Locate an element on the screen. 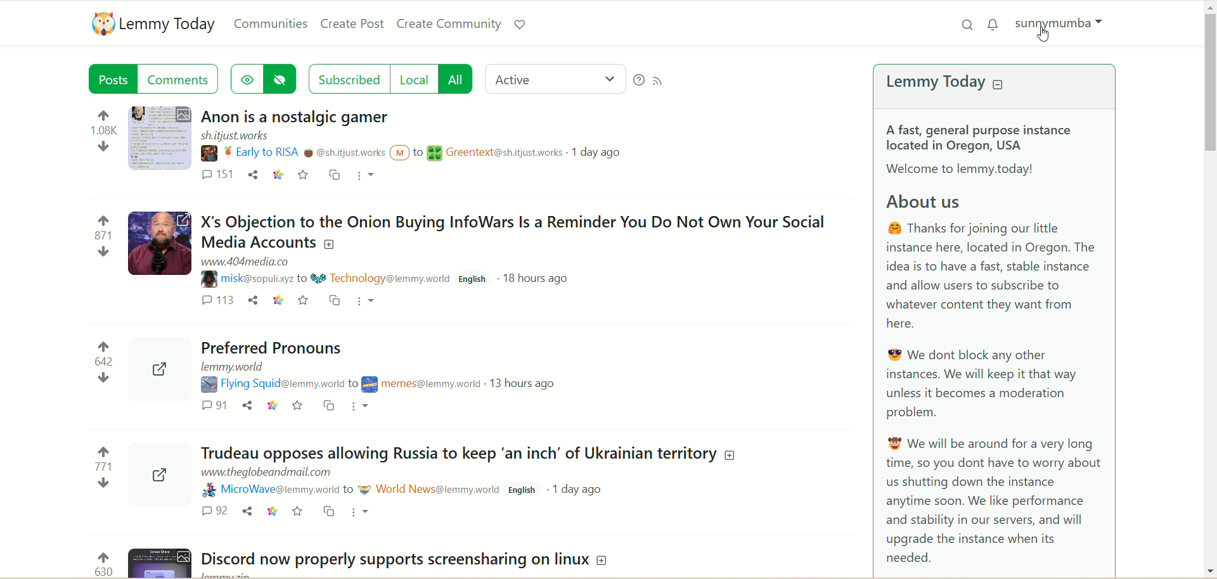 This screenshot has height=579, width=1217. Image of the post that can be expanded is located at coordinates (162, 135).